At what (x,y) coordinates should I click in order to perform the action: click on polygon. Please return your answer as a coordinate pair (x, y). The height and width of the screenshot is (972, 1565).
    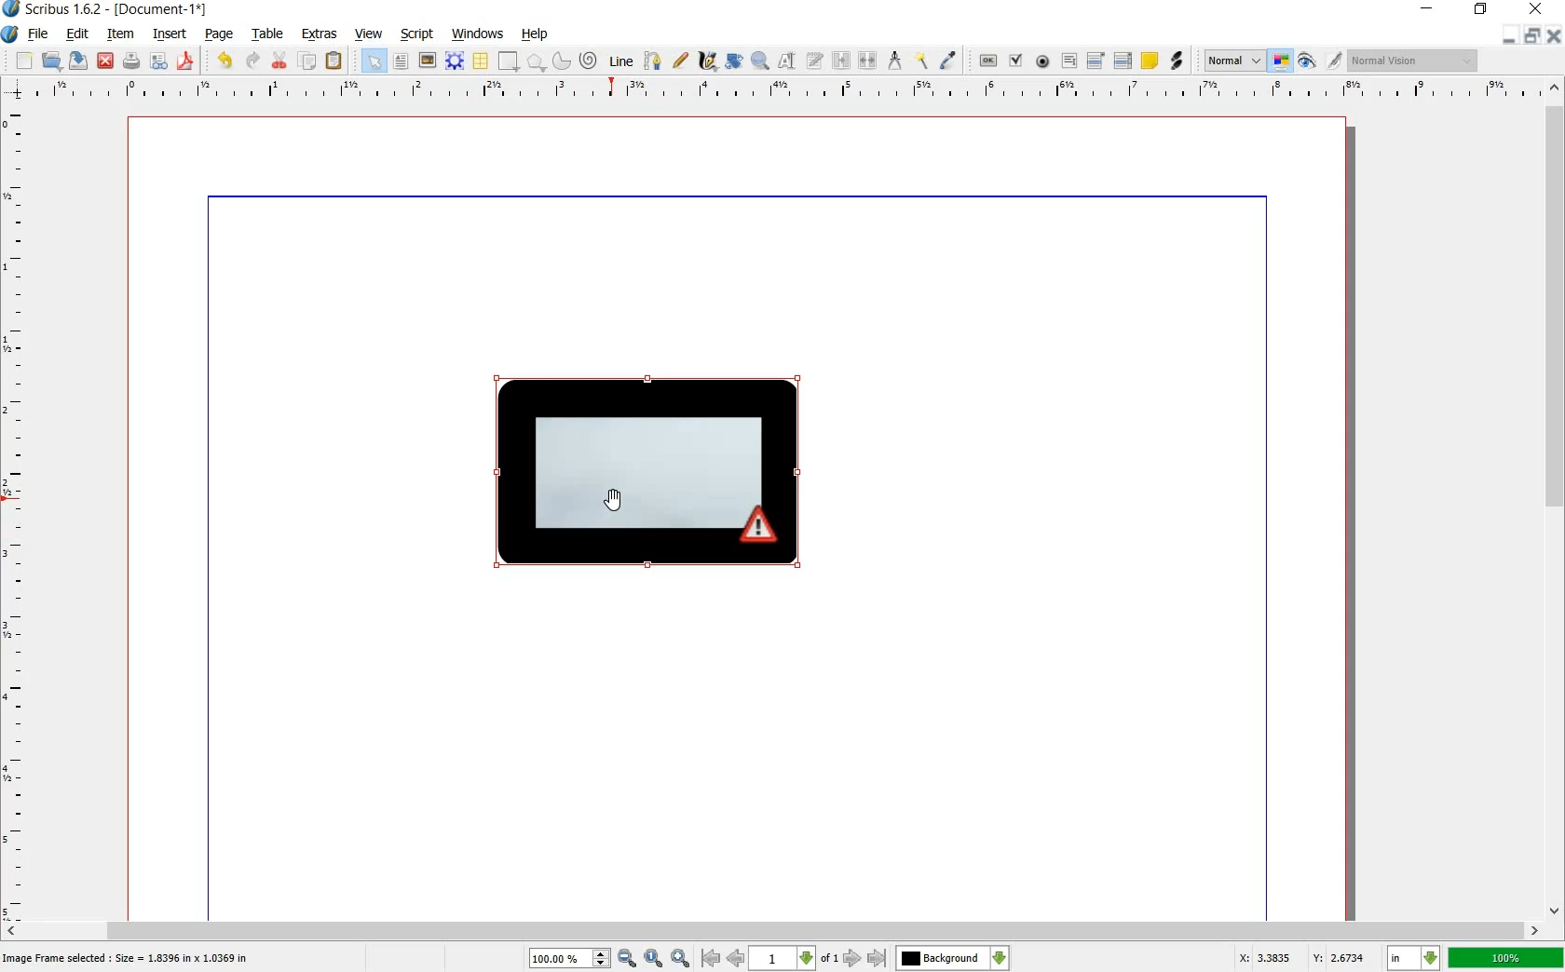
    Looking at the image, I should click on (536, 61).